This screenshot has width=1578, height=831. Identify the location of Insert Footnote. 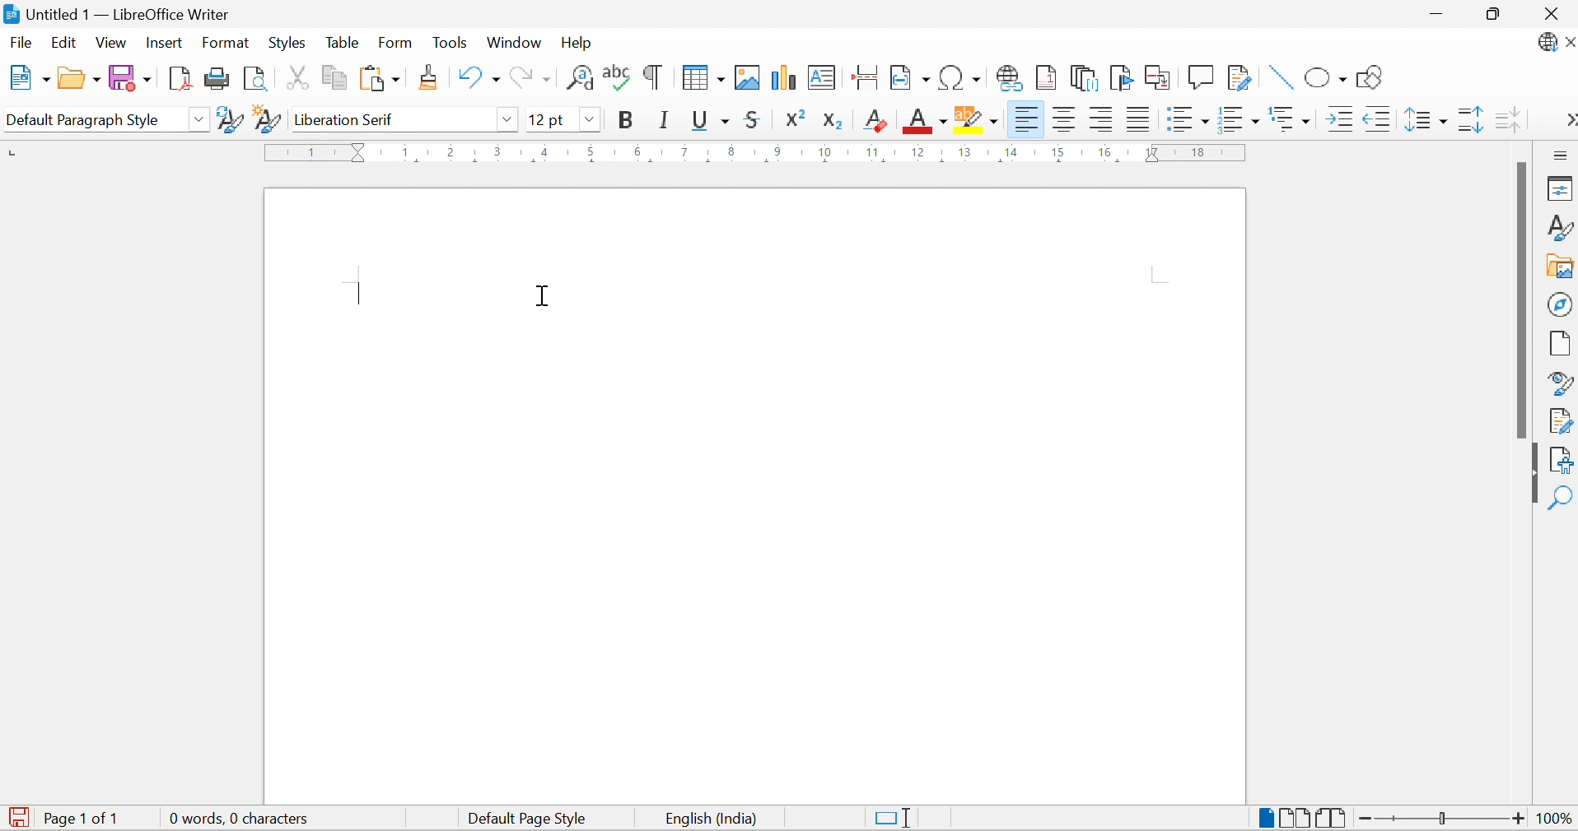
(1045, 78).